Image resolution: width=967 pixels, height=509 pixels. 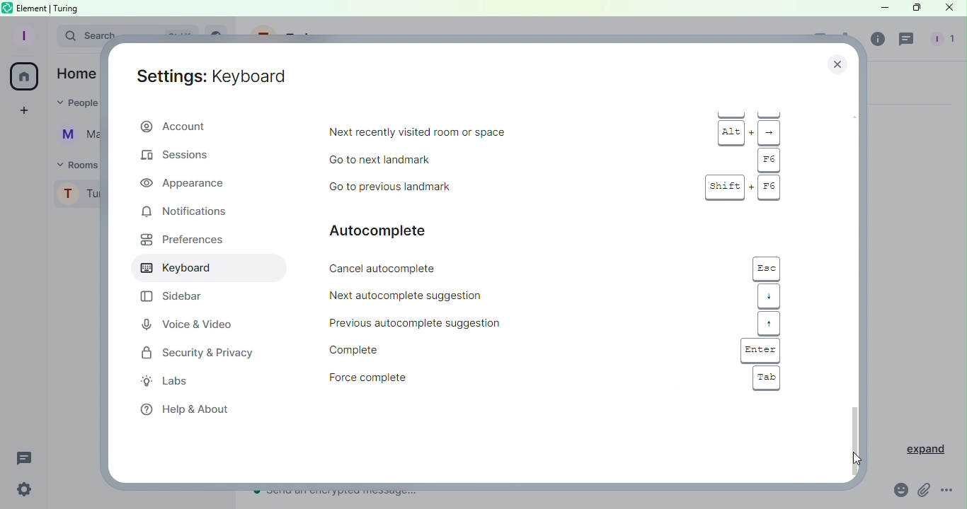 I want to click on Autocomplete, so click(x=401, y=230).